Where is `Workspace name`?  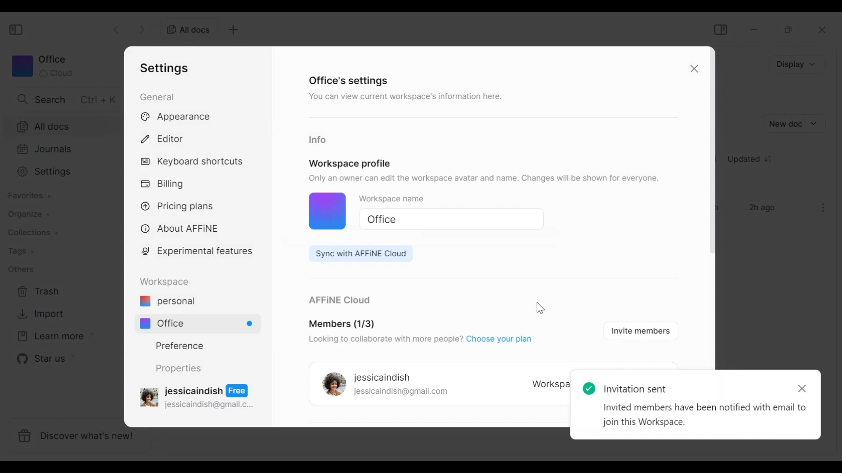 Workspace name is located at coordinates (401, 200).